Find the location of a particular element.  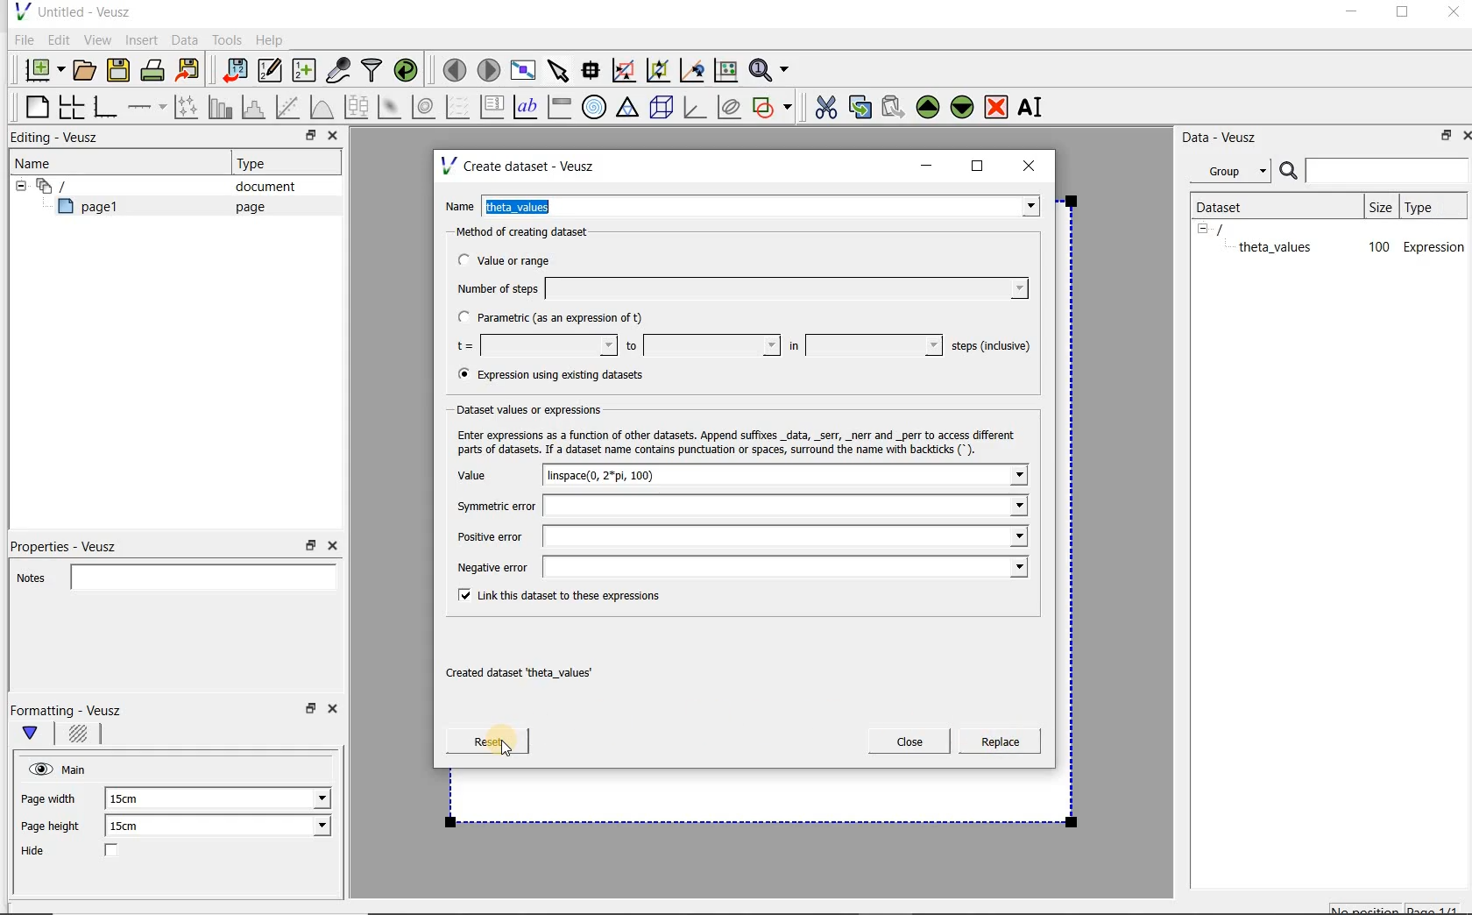

plot box plots is located at coordinates (356, 108).